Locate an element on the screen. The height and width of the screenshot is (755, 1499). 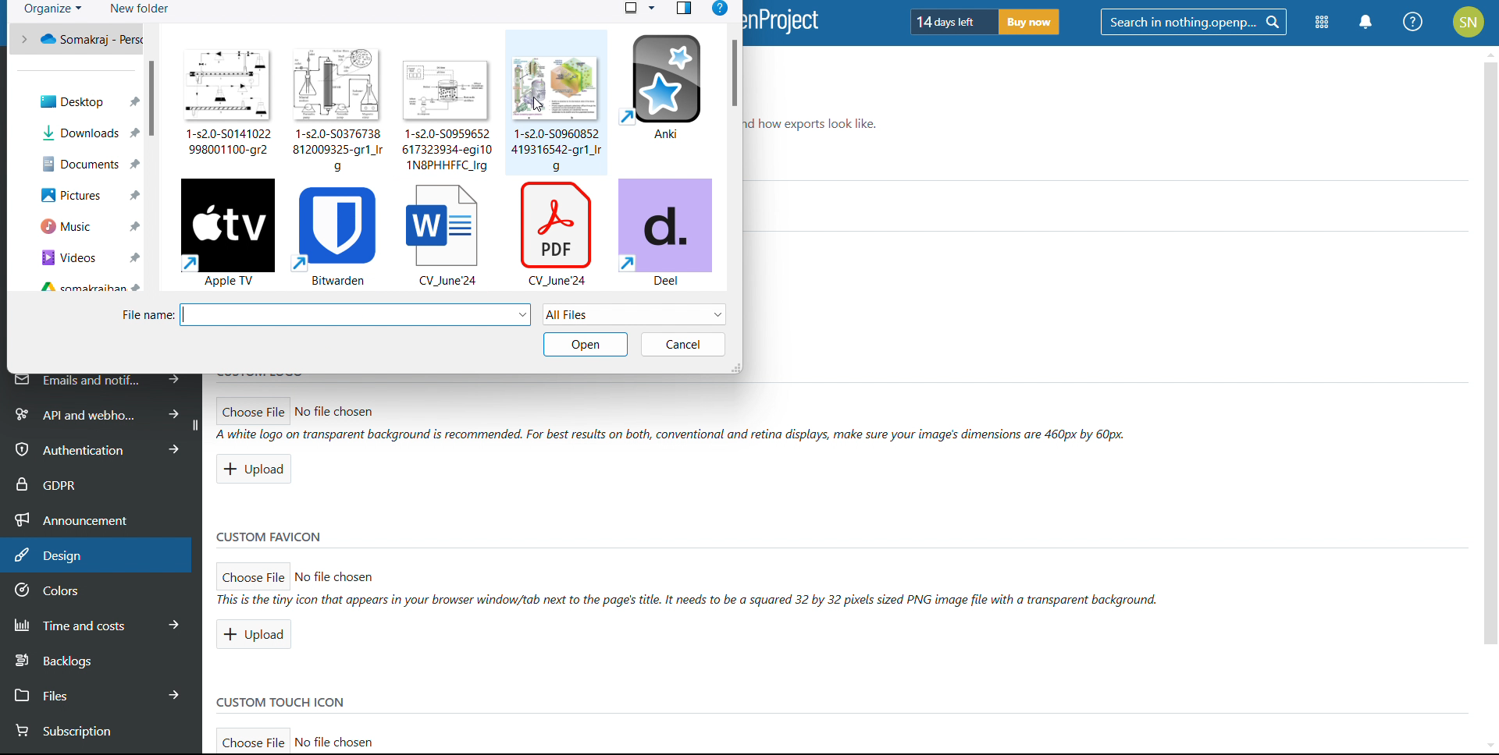
cancel is located at coordinates (684, 344).